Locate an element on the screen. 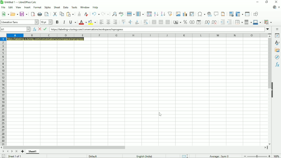  Scroll to previous page is located at coordinates (8, 151).